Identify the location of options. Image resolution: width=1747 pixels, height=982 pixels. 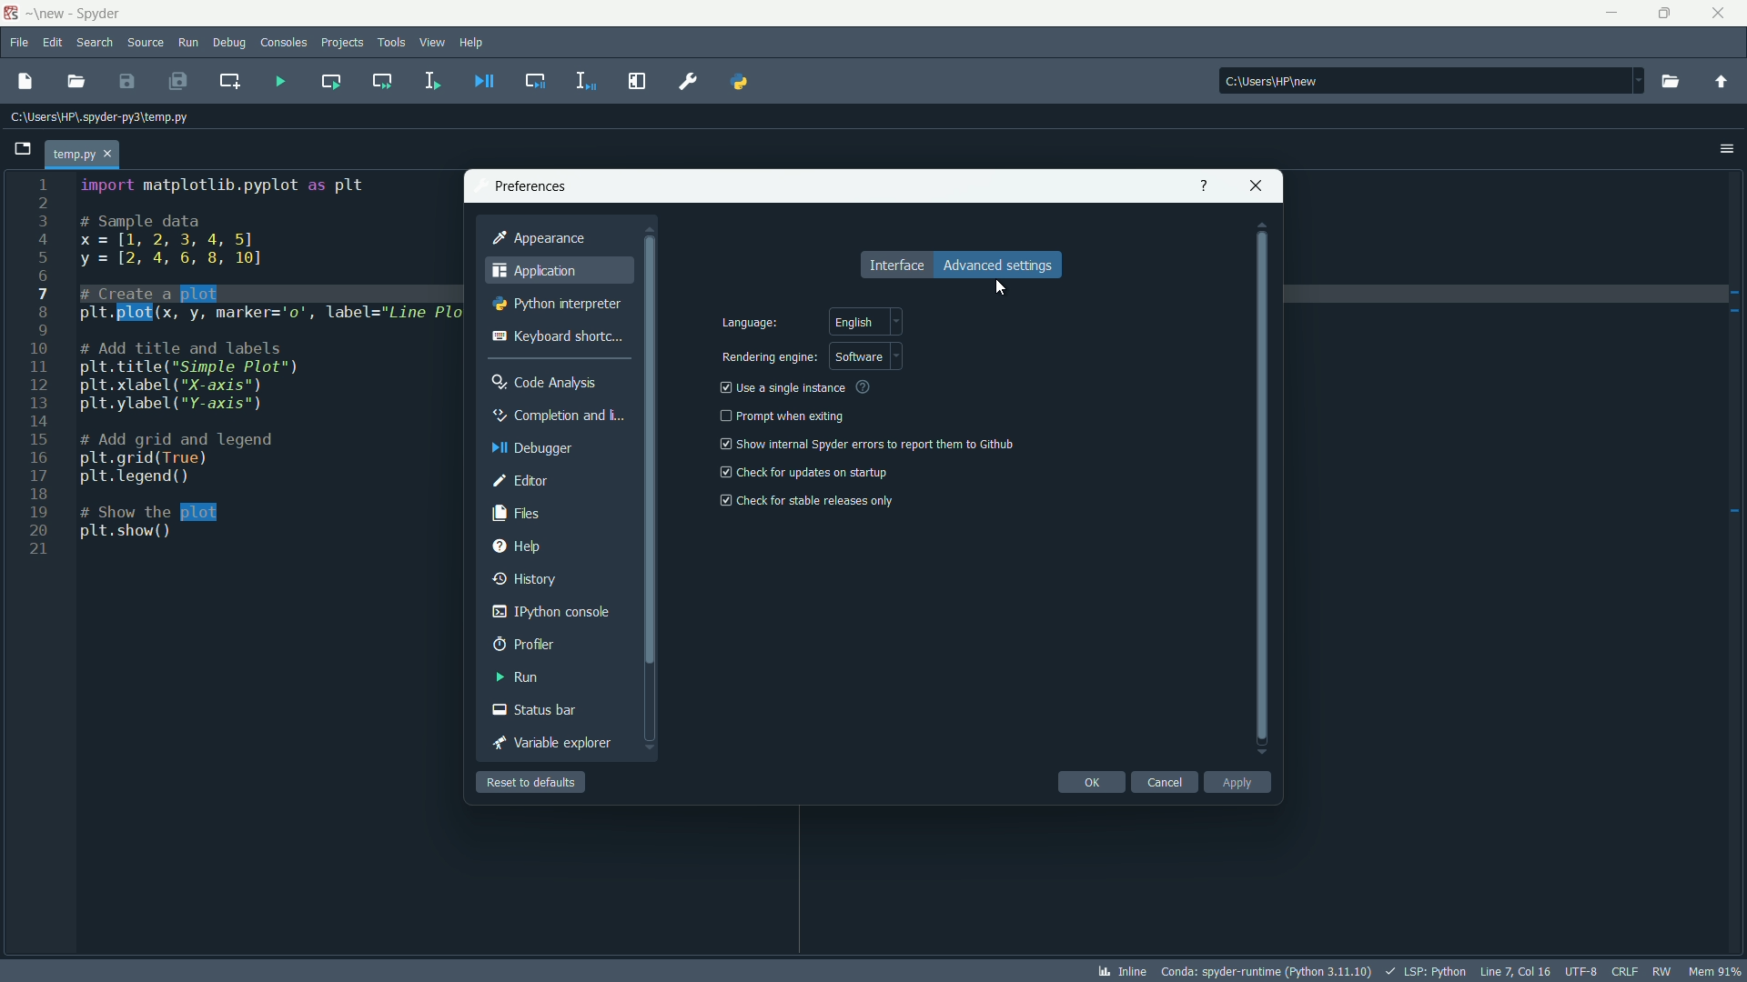
(1727, 147).